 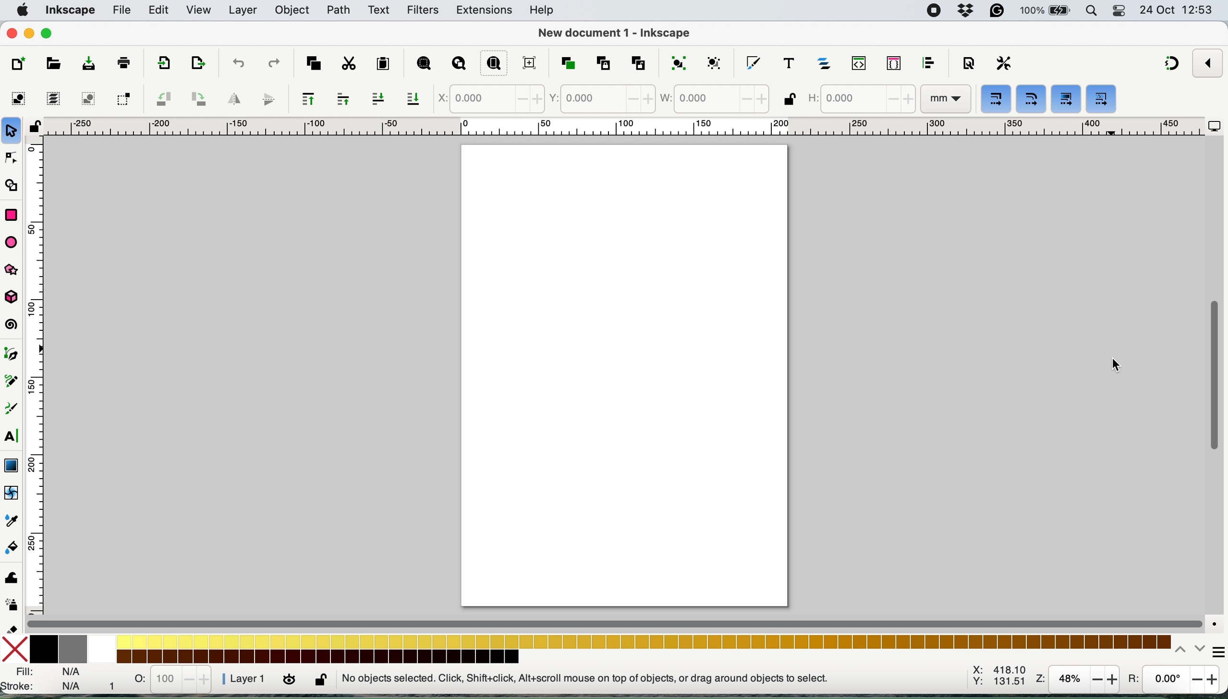 I want to click on screen recorder, so click(x=931, y=11).